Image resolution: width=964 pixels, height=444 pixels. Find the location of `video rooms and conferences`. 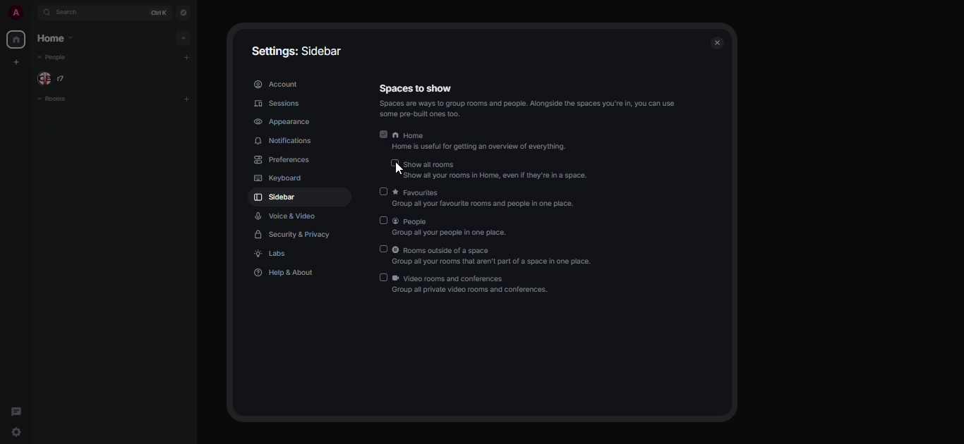

video rooms and conferences is located at coordinates (470, 286).